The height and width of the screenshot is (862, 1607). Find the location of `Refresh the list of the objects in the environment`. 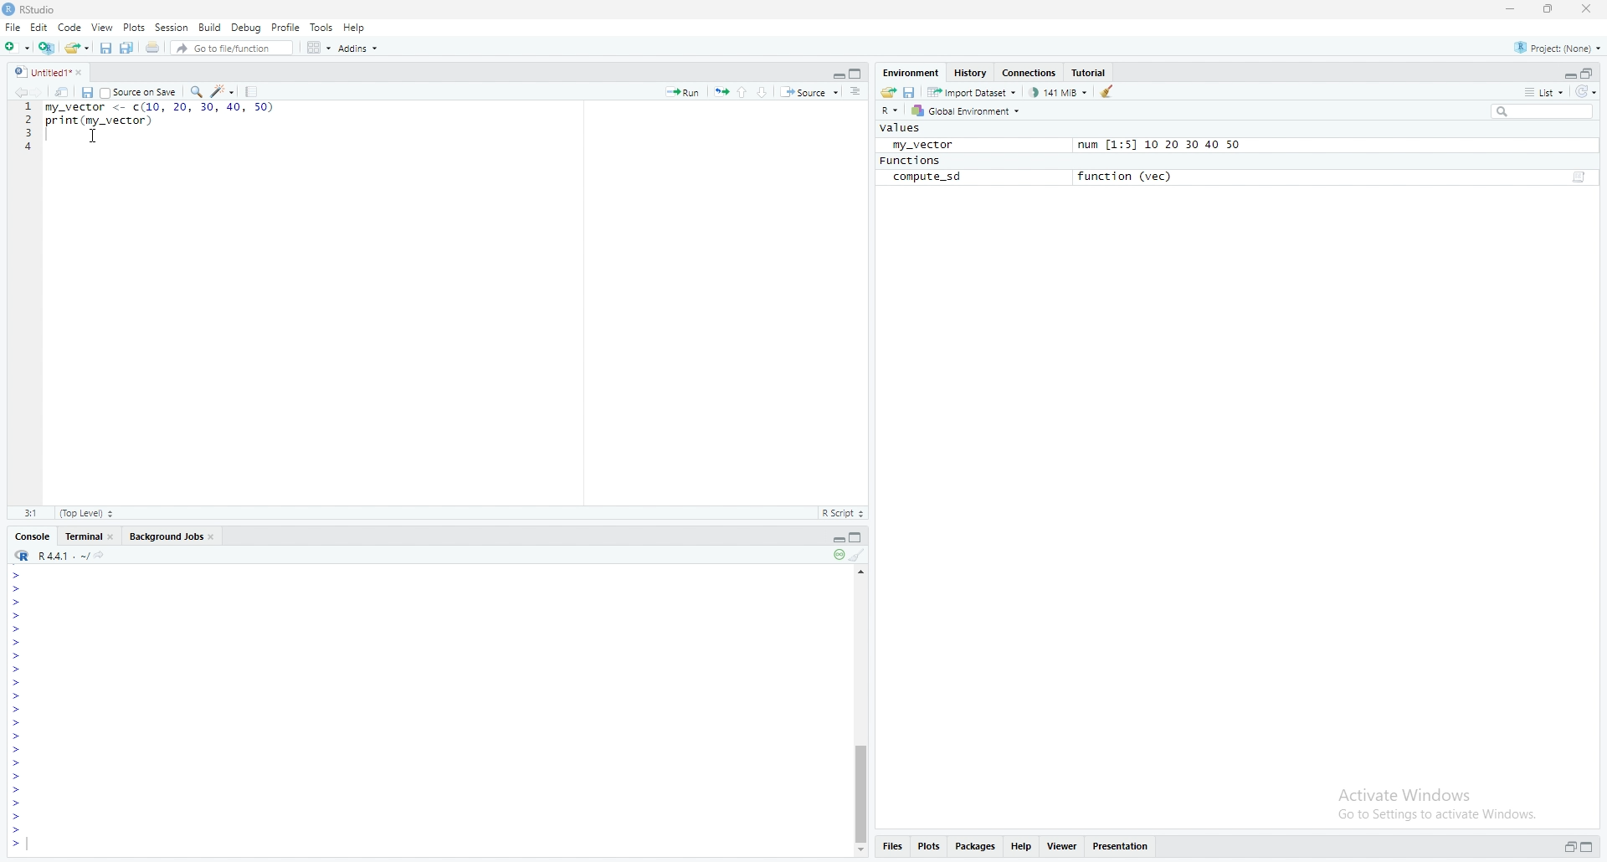

Refresh the list of the objects in the environment is located at coordinates (1589, 92).